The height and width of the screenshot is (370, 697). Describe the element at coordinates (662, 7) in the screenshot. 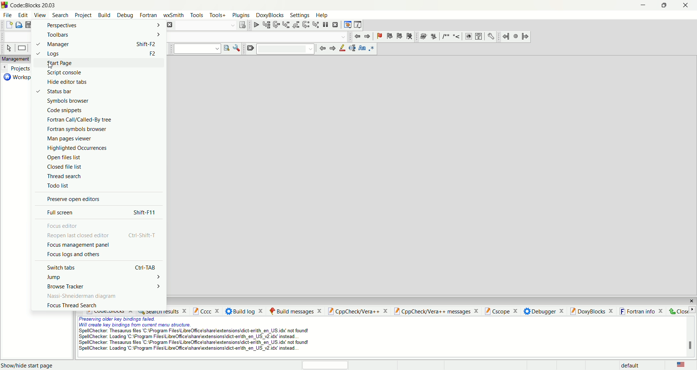

I see `maximize` at that location.